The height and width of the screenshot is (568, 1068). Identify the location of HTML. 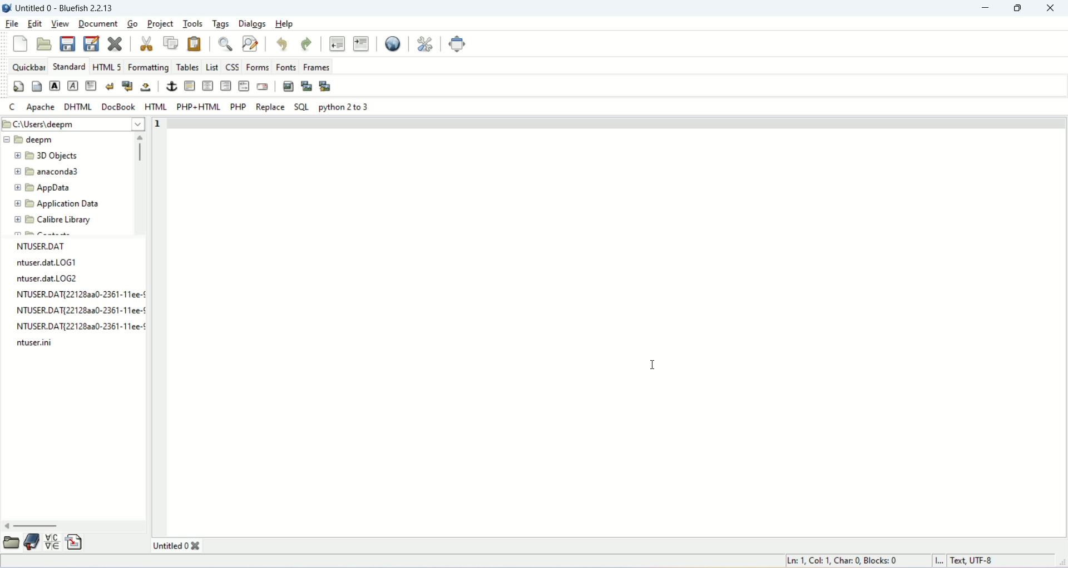
(155, 107).